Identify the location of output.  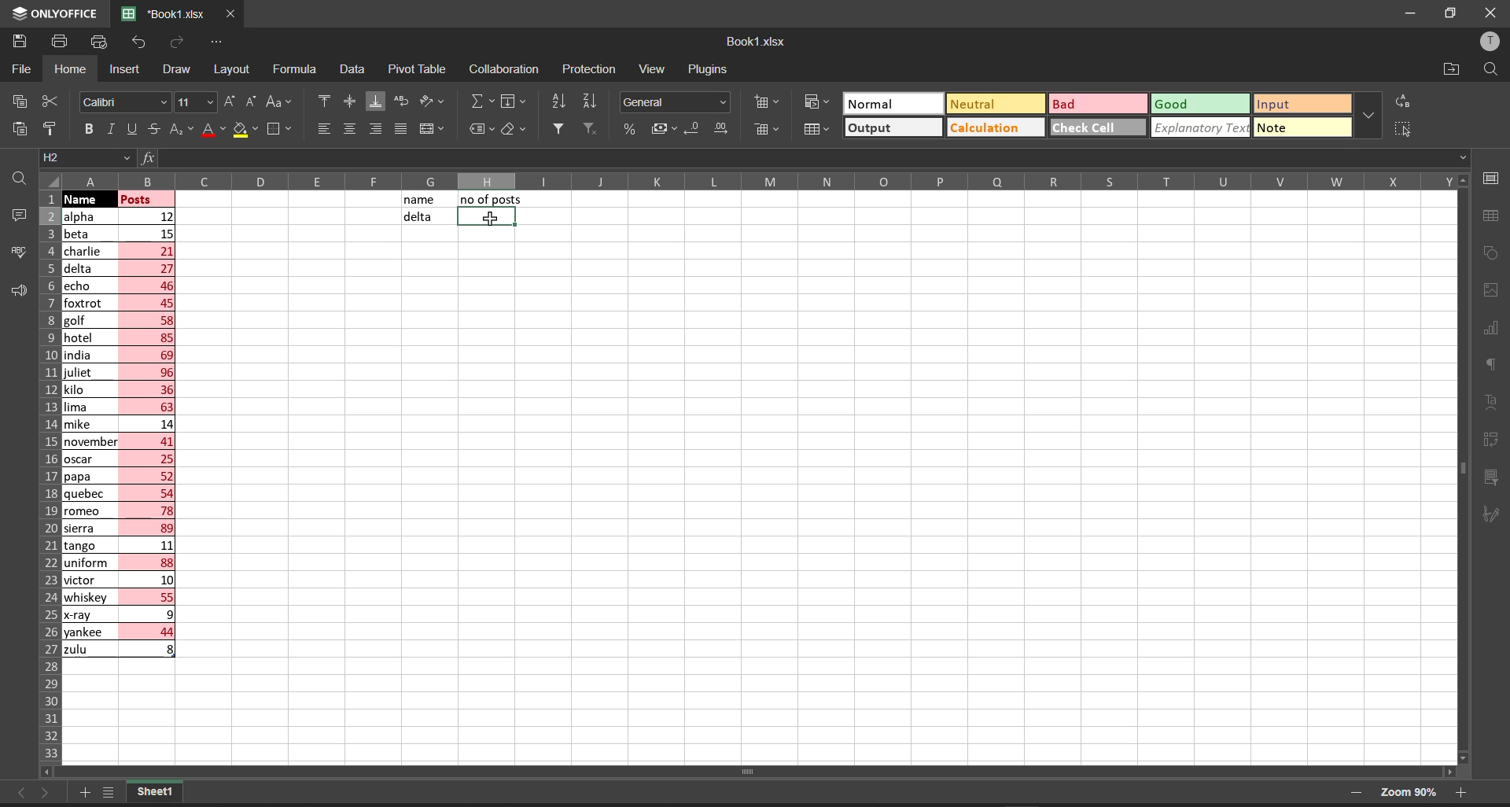
(875, 128).